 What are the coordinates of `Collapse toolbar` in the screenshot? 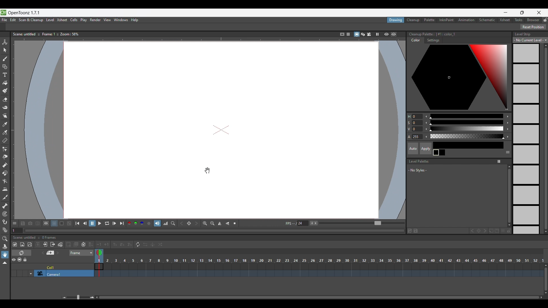 It's located at (5, 263).